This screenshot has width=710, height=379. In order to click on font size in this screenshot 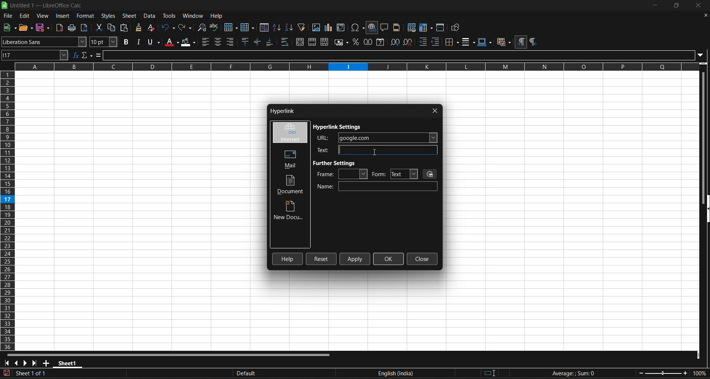, I will do `click(104, 42)`.